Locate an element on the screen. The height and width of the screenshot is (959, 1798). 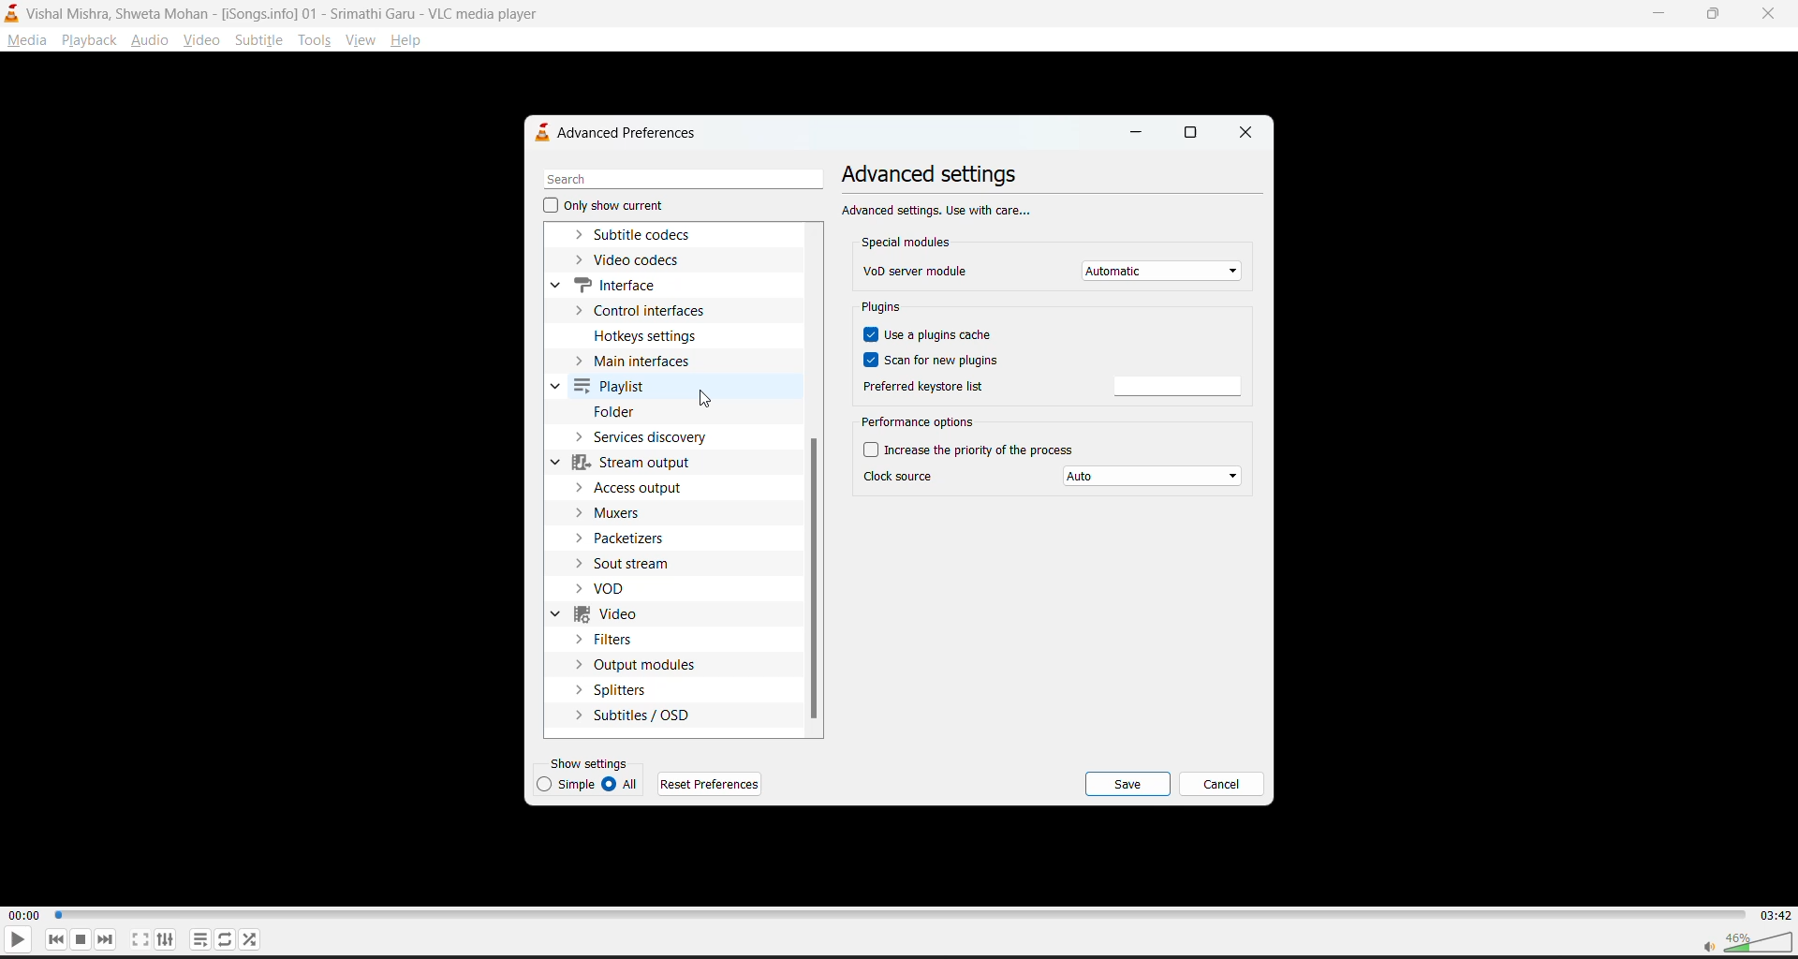
hotkeys settings is located at coordinates (645, 339).